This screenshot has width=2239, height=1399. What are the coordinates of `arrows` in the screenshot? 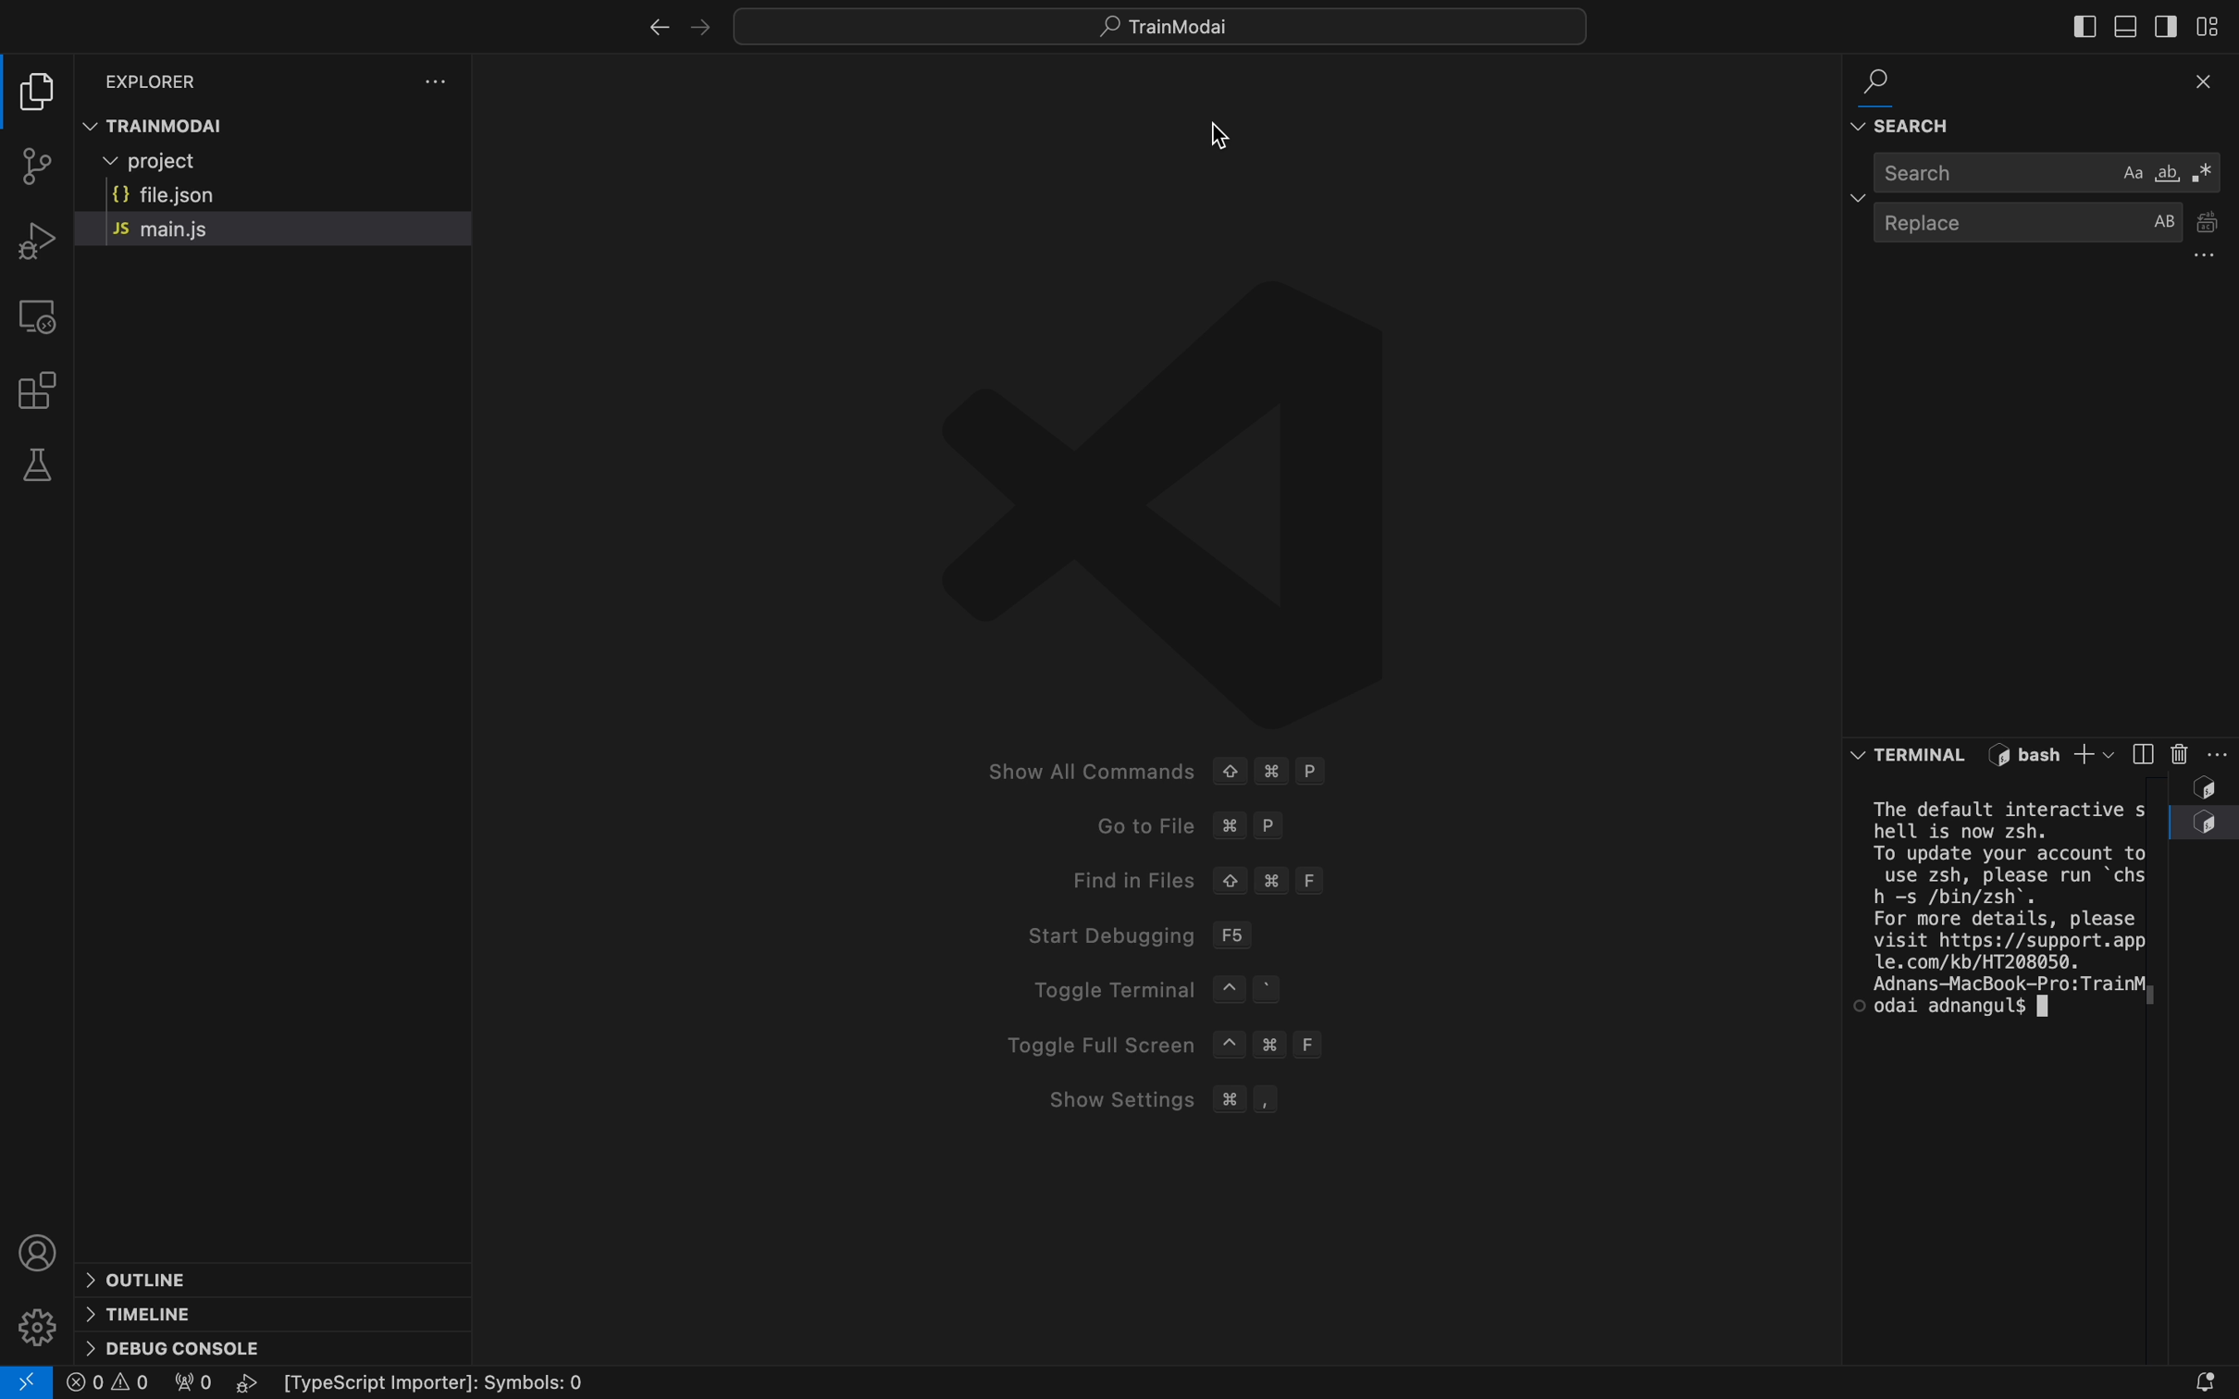 It's located at (678, 26).